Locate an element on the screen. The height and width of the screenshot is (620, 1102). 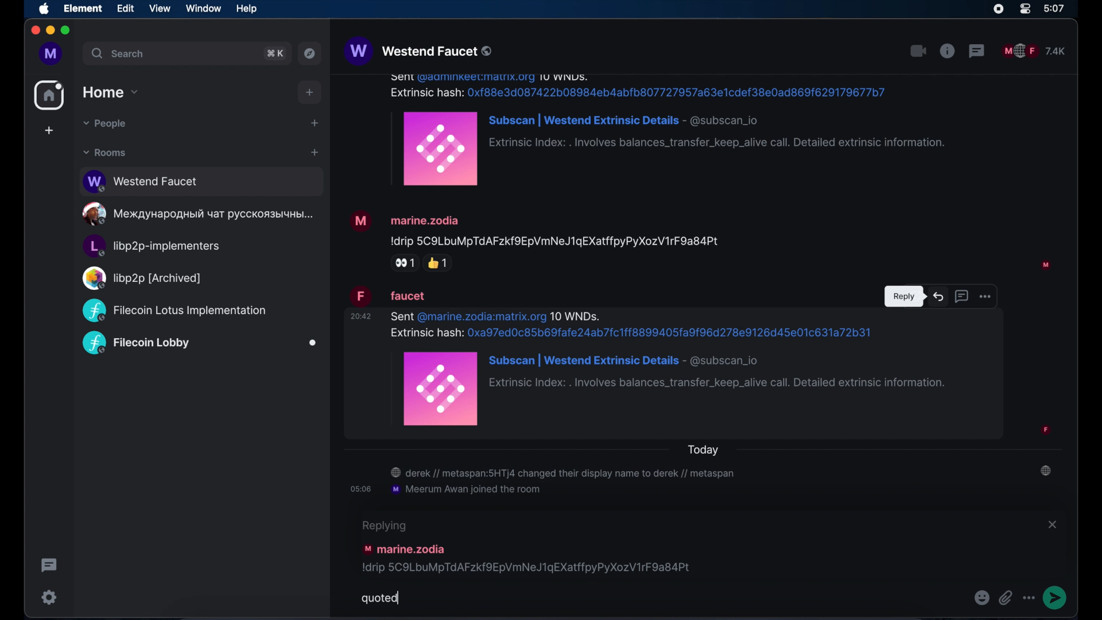
home drop down is located at coordinates (111, 92).